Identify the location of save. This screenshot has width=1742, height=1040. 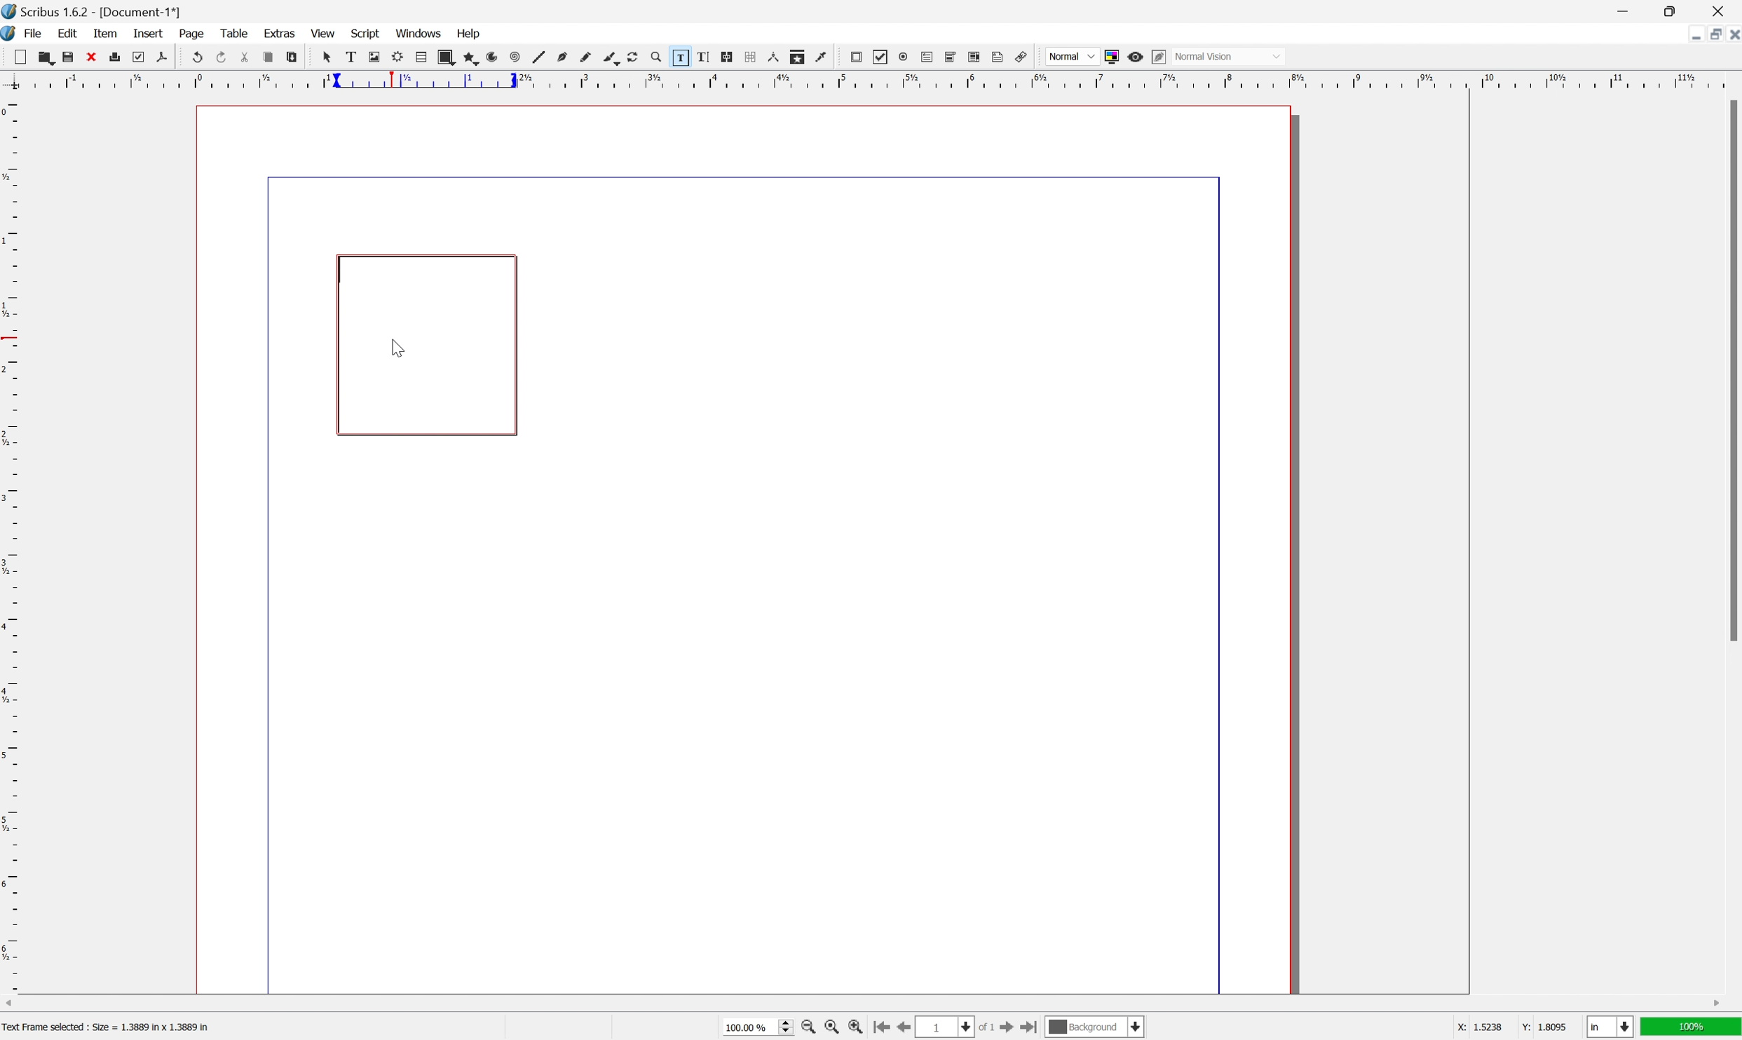
(68, 57).